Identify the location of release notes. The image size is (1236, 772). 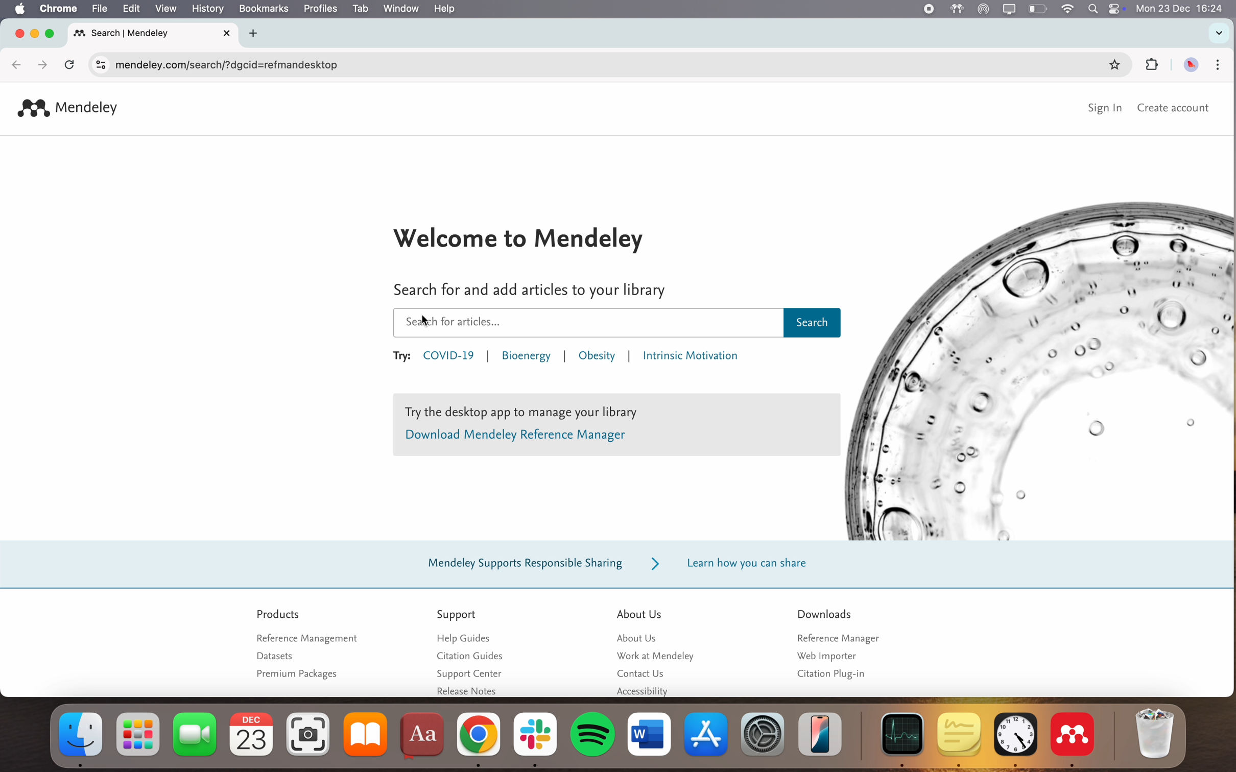
(467, 690).